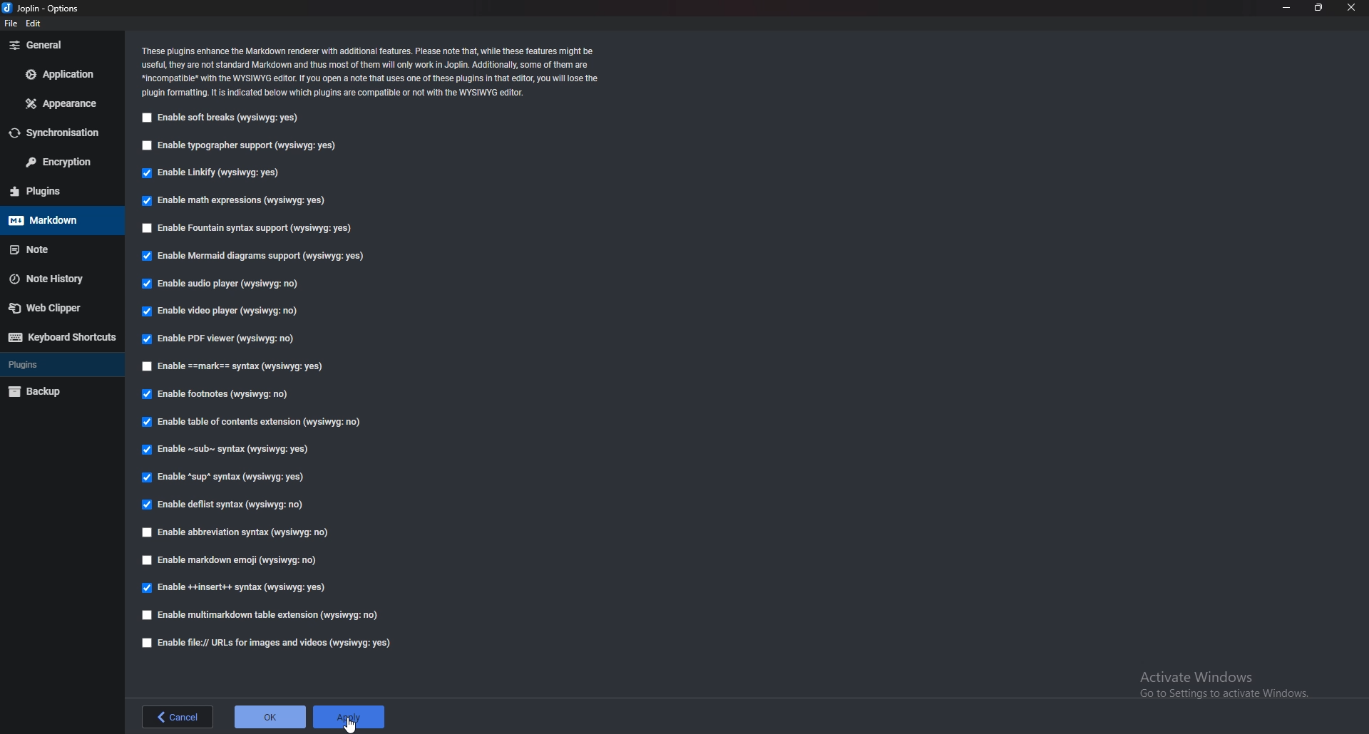 This screenshot has height=734, width=1369. I want to click on note, so click(56, 250).